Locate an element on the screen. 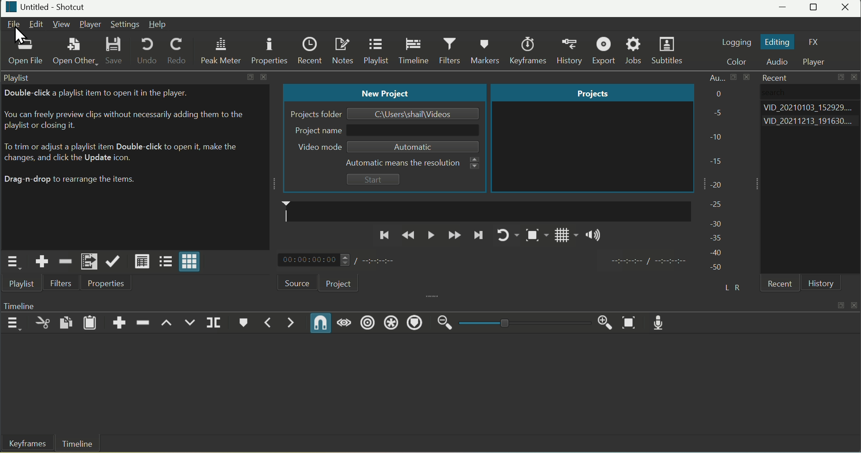 The width and height of the screenshot is (861, 453). Video mode is located at coordinates (313, 148).